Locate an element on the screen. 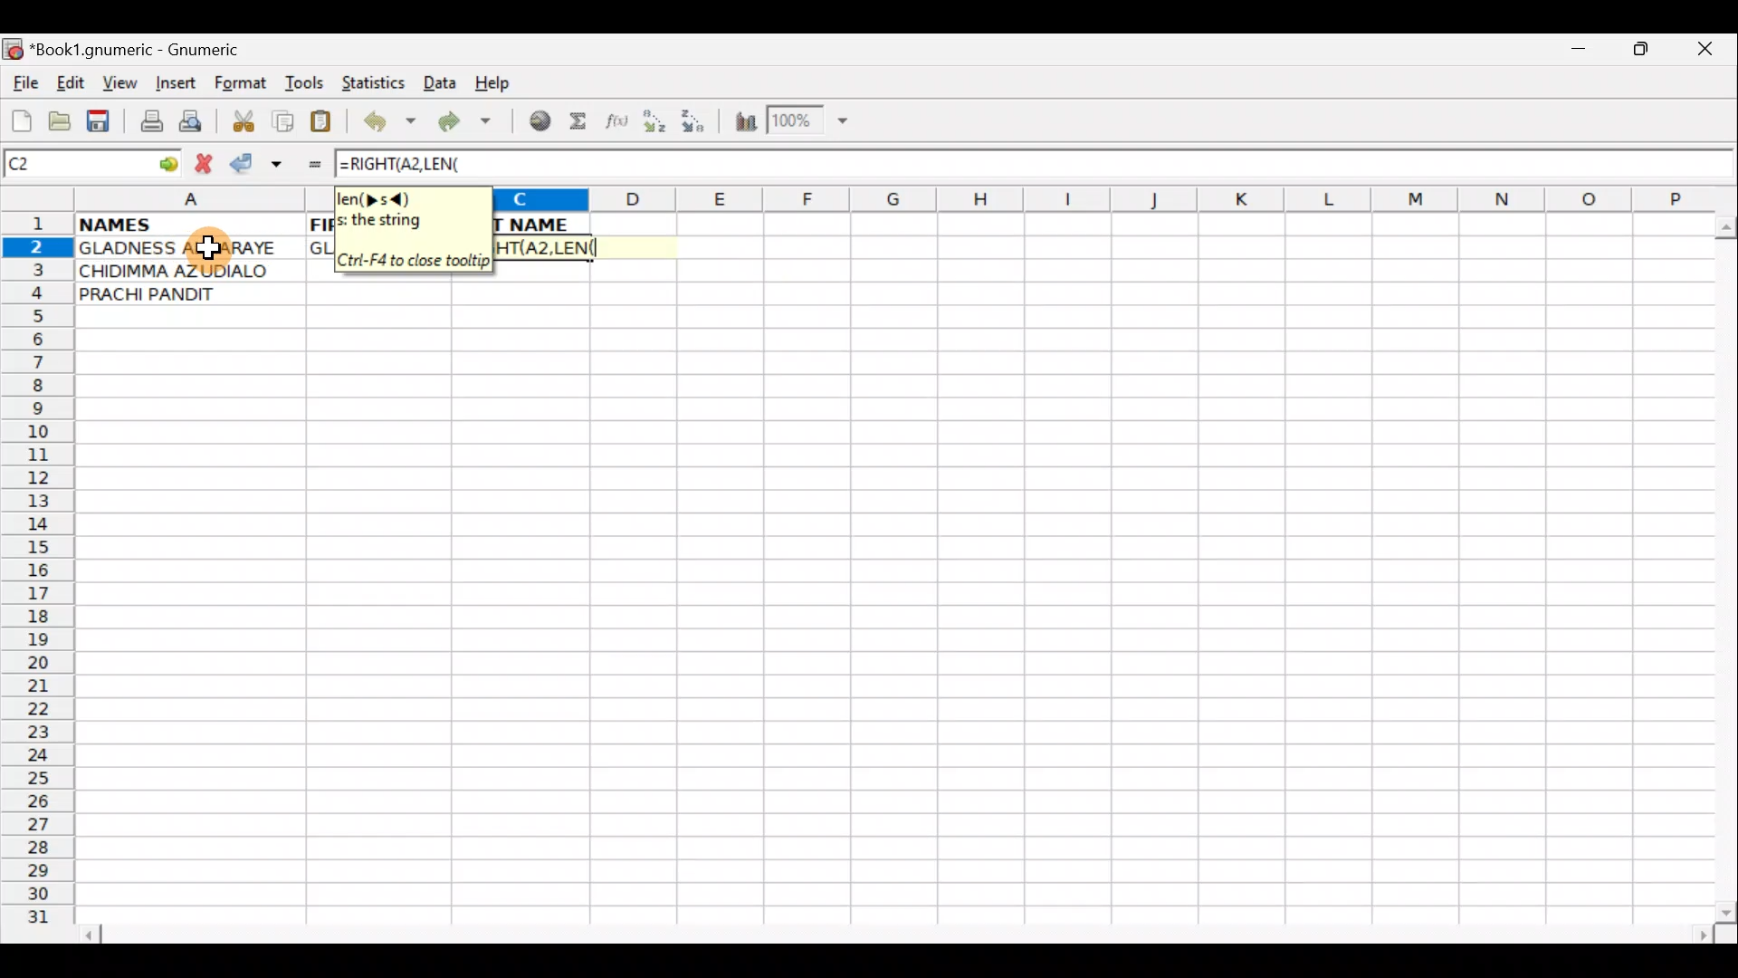 Image resolution: width=1738 pixels, height=978 pixels. Gnumeric logo is located at coordinates (13, 51).